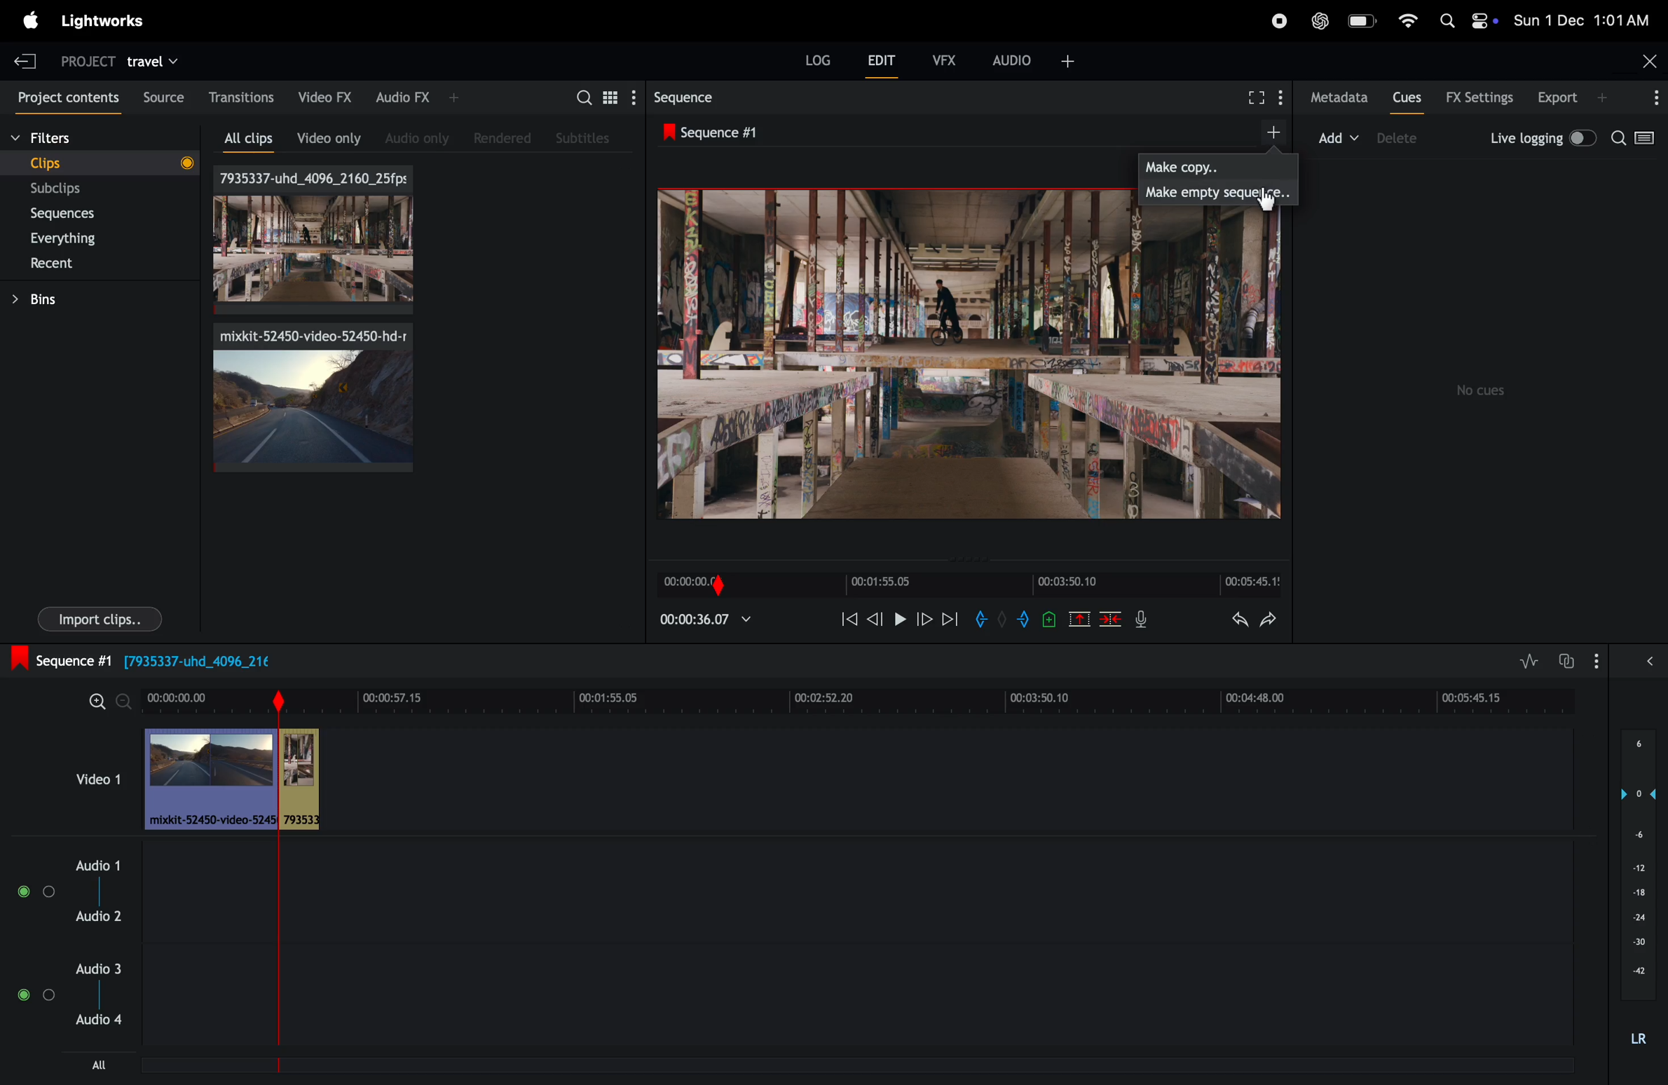 This screenshot has width=1668, height=1085. Describe the element at coordinates (1259, 97) in the screenshot. I see `fullscreen` at that location.